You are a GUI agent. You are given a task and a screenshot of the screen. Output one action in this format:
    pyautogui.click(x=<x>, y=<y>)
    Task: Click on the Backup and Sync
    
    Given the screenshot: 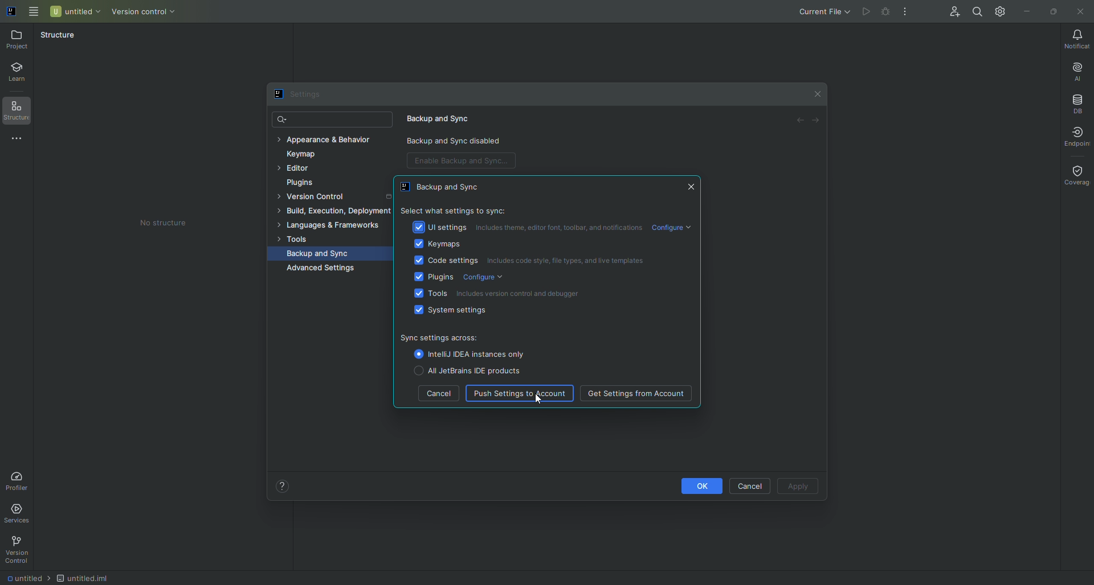 What is the action you would take?
    pyautogui.click(x=445, y=117)
    